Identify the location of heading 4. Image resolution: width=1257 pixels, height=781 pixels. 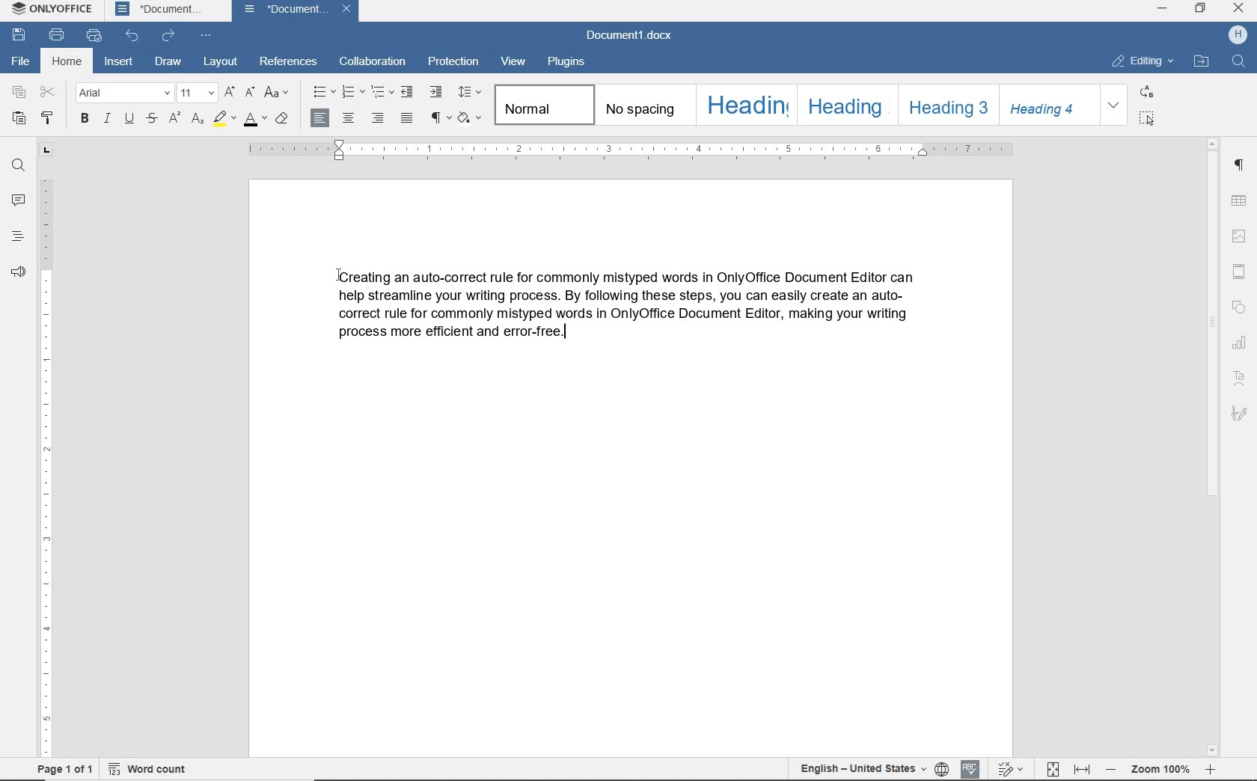
(1051, 104).